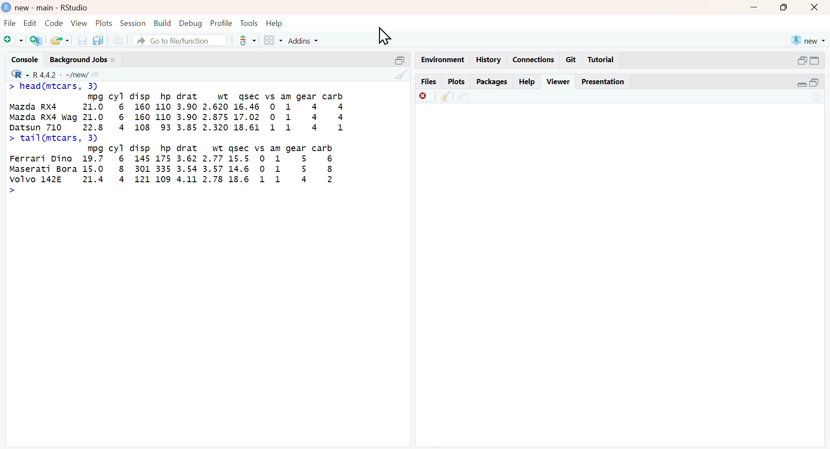 The image size is (830, 449). I want to click on Build, so click(163, 22).